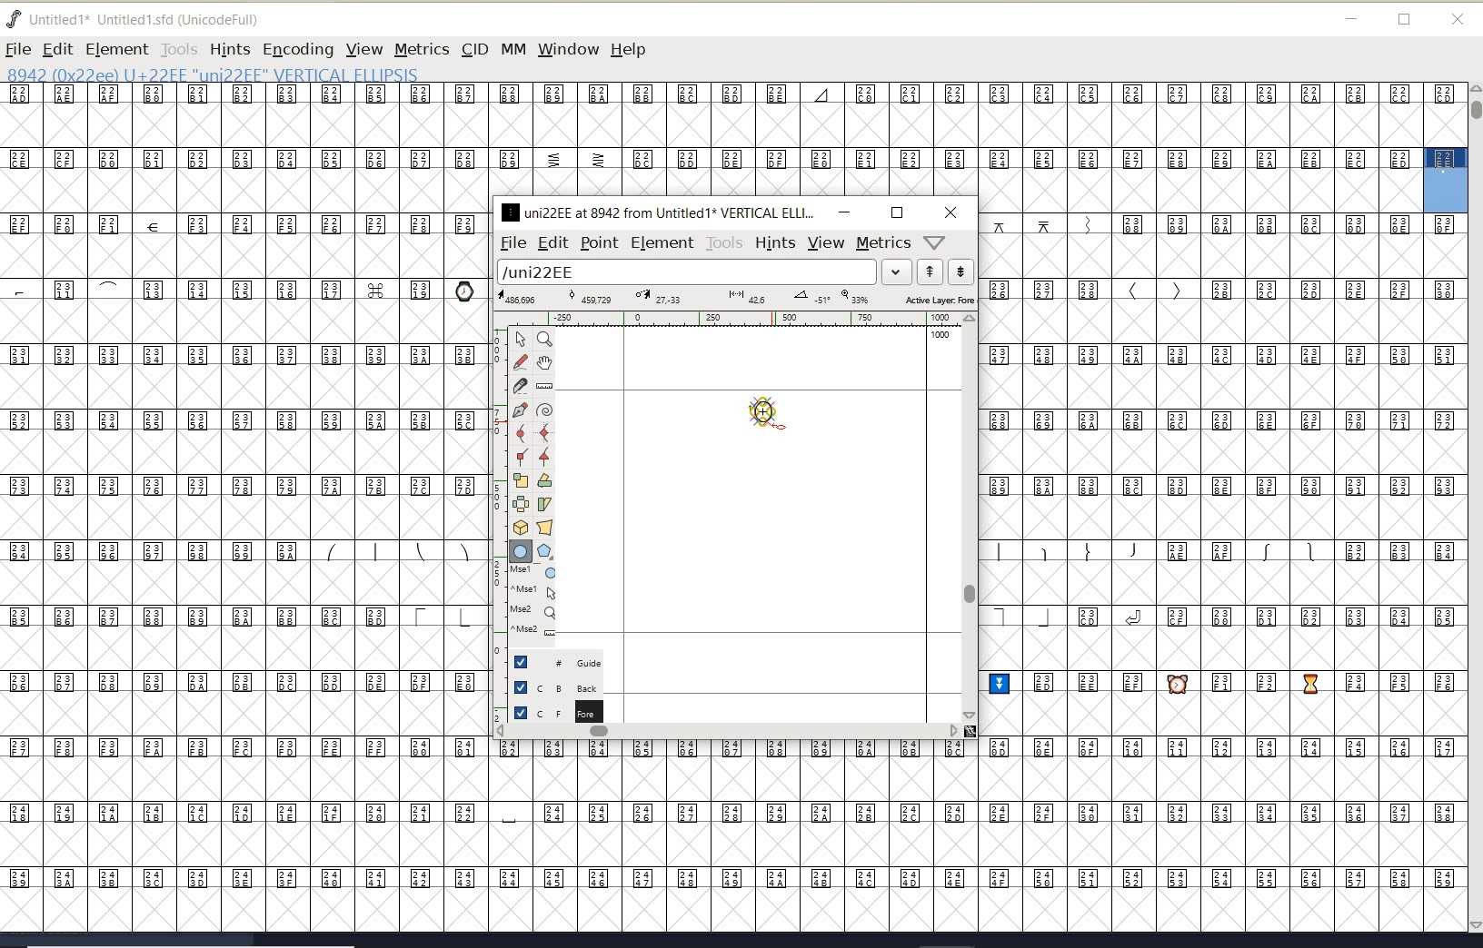 The image size is (1483, 948). Describe the element at coordinates (772, 418) in the screenshot. I see `rectangle or ellipse/cursor position` at that location.